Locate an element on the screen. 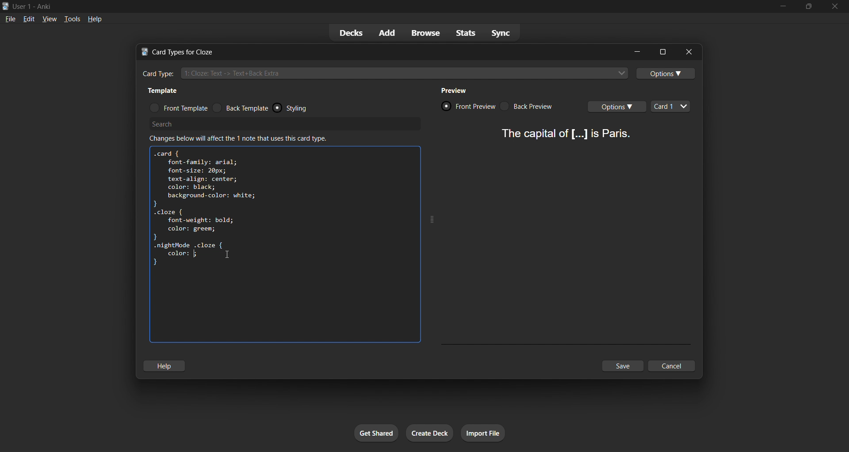  back template radio button is located at coordinates (242, 107).